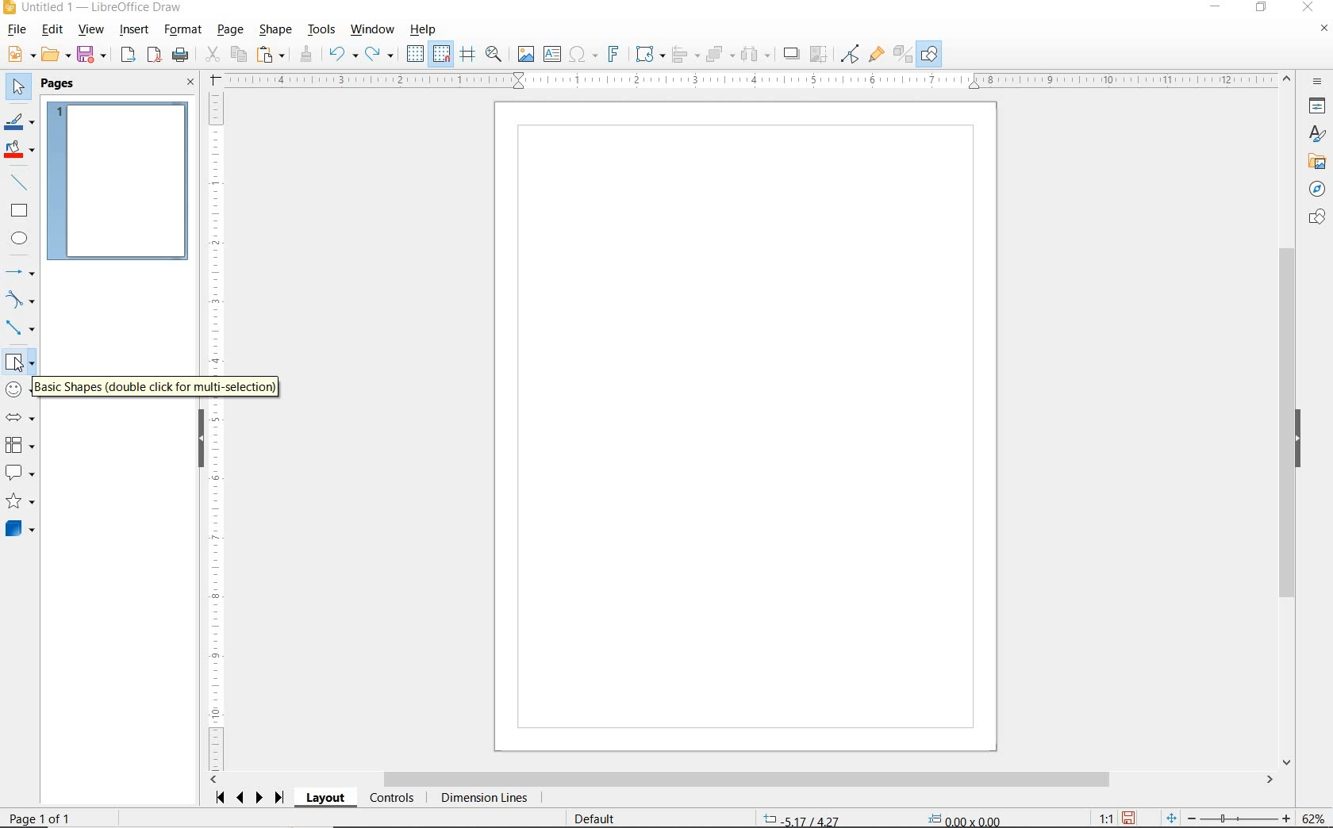 This screenshot has height=828, width=1333. Describe the element at coordinates (93, 56) in the screenshot. I see `SAVE` at that location.